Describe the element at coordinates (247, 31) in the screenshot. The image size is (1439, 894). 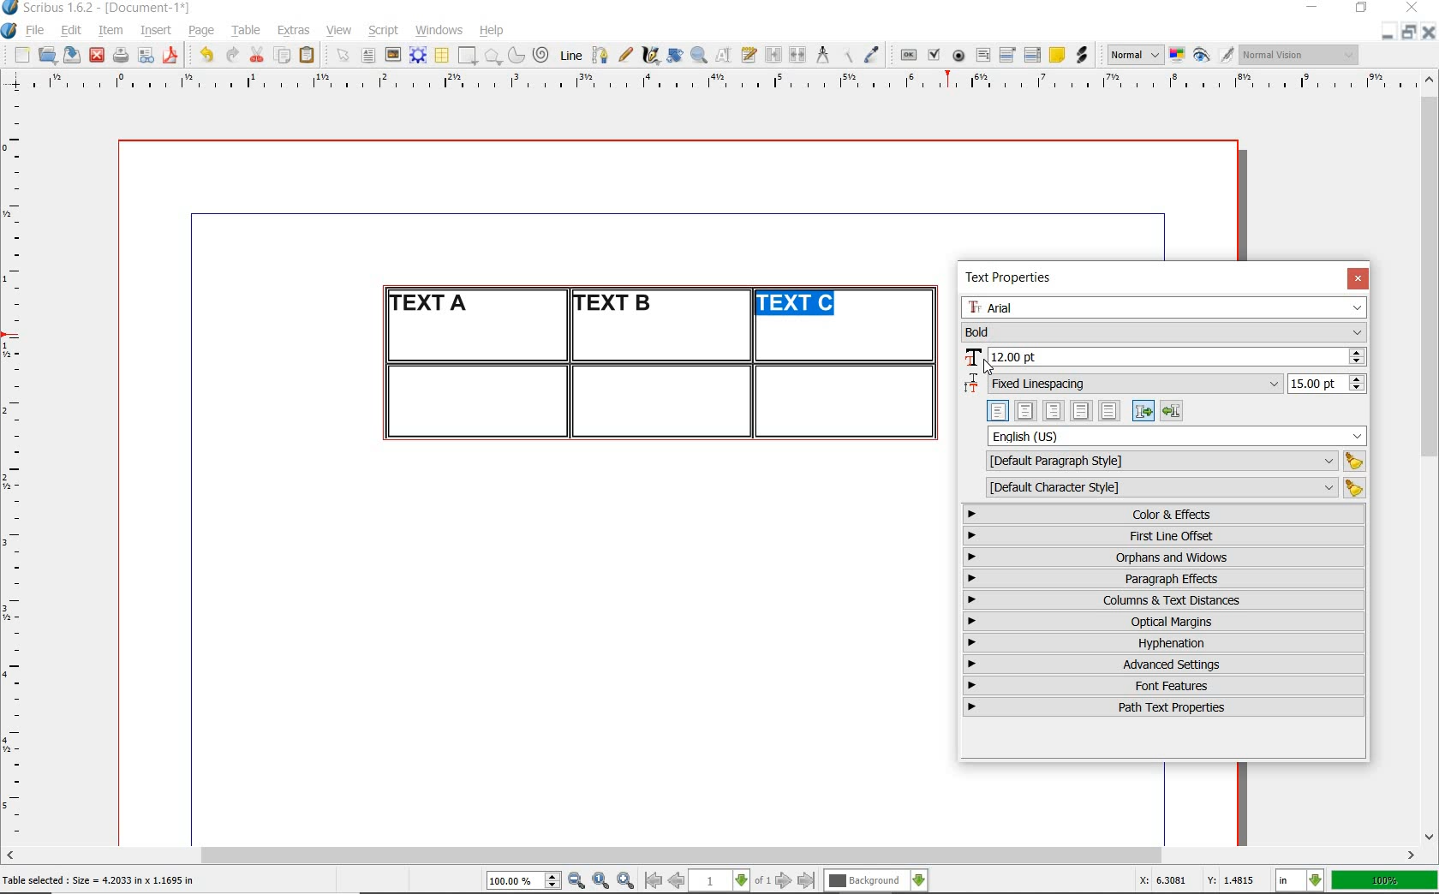
I see `table` at that location.